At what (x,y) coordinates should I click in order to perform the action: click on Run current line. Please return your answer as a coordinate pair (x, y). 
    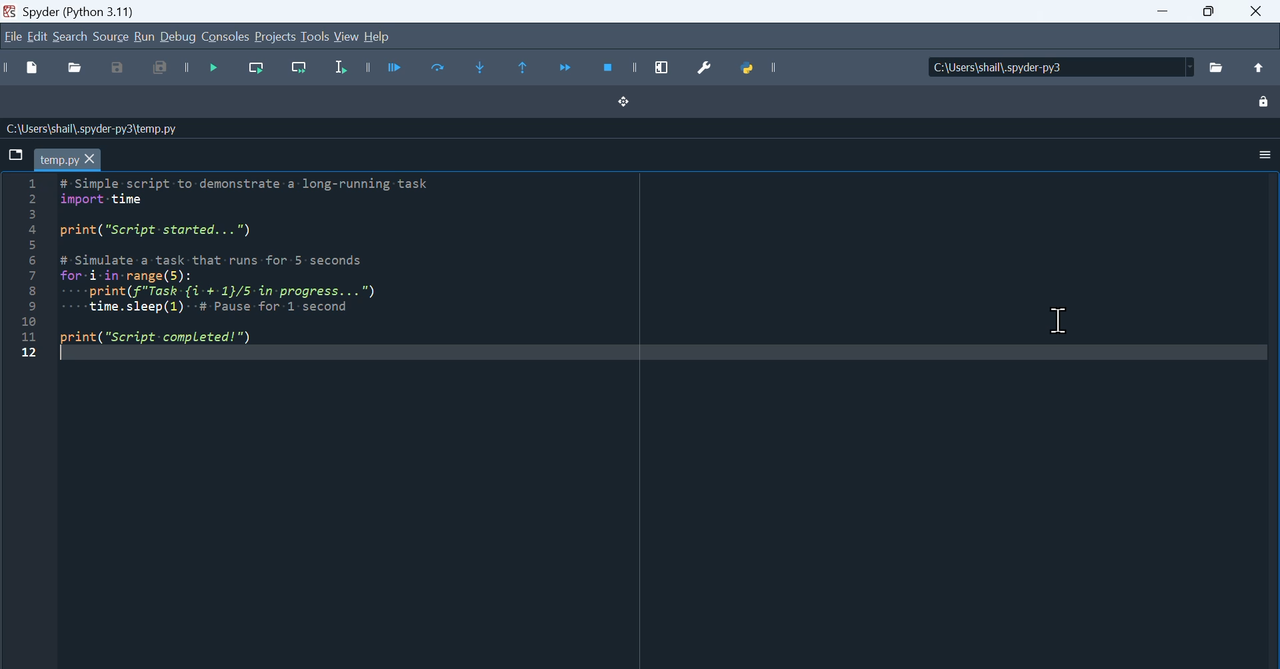
    Looking at the image, I should click on (257, 68).